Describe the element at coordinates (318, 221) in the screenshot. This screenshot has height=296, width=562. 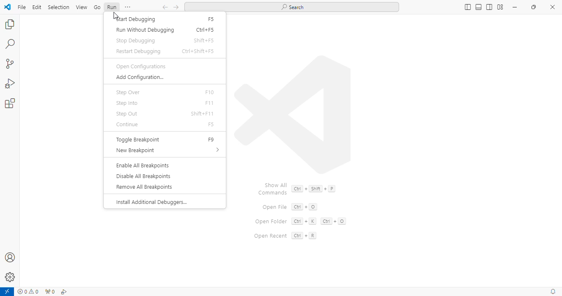
I see `Ctrl+K Ctrl+O` at that location.